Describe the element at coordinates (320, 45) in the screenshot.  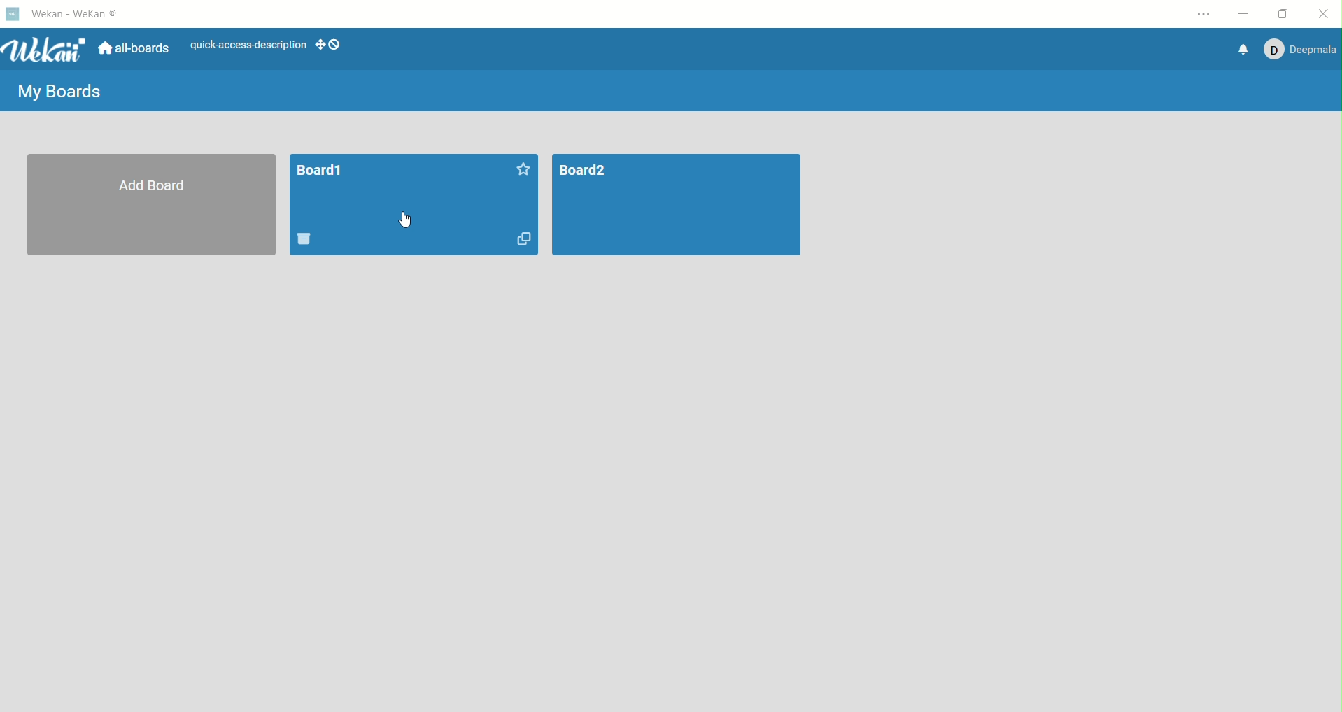
I see `show-desktop-drag-handles` at that location.